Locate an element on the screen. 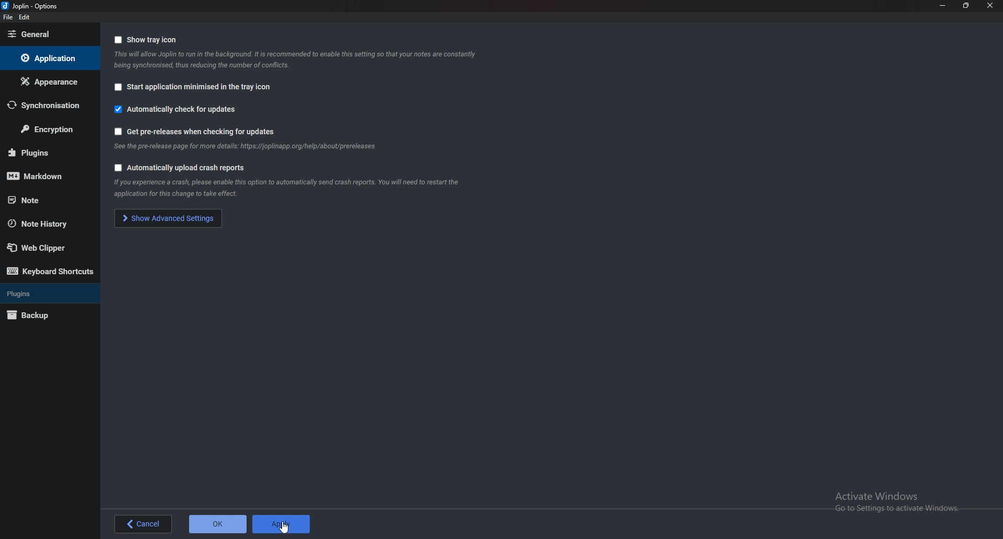 The image size is (1003, 539). show advanced settings is located at coordinates (170, 218).